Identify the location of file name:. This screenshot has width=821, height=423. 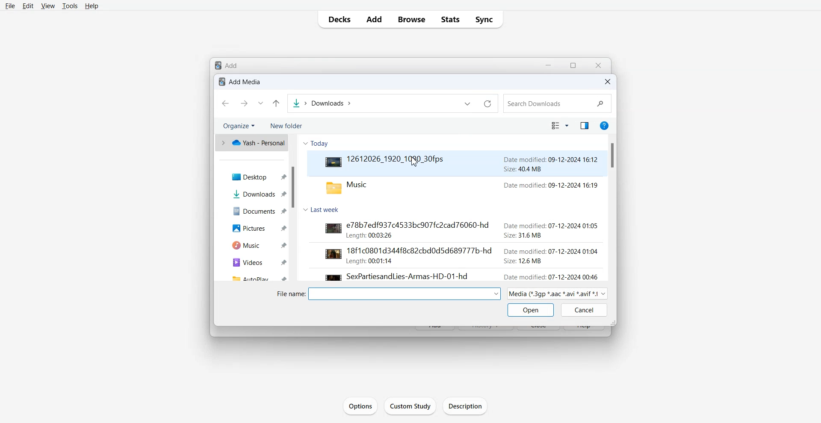
(291, 294).